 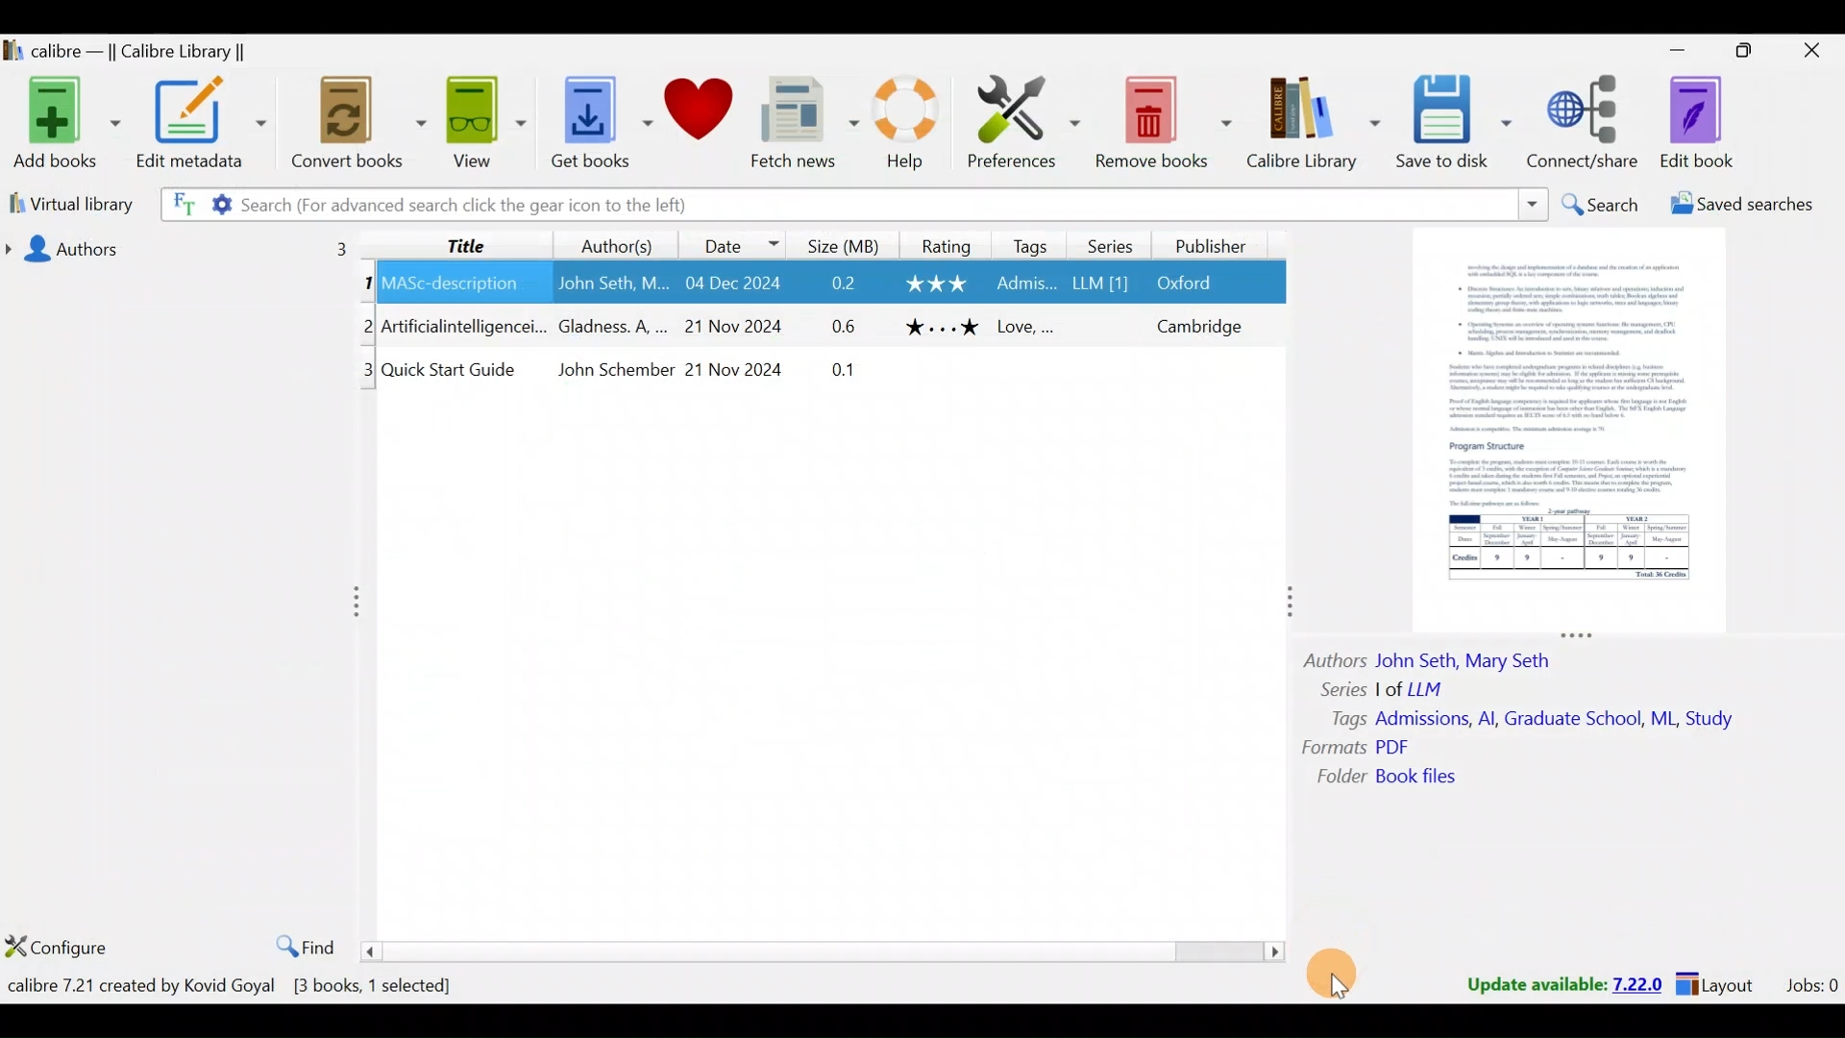 What do you see at coordinates (71, 124) in the screenshot?
I see `Add books` at bounding box center [71, 124].